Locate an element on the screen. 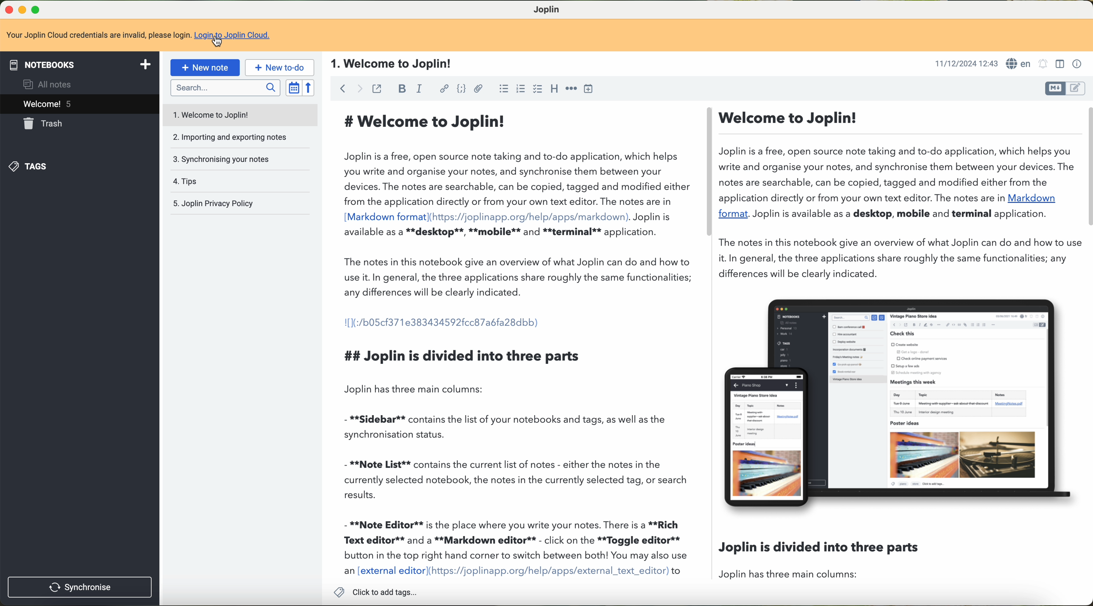 Image resolution: width=1093 pixels, height=606 pixels. hyperlink is located at coordinates (445, 89).